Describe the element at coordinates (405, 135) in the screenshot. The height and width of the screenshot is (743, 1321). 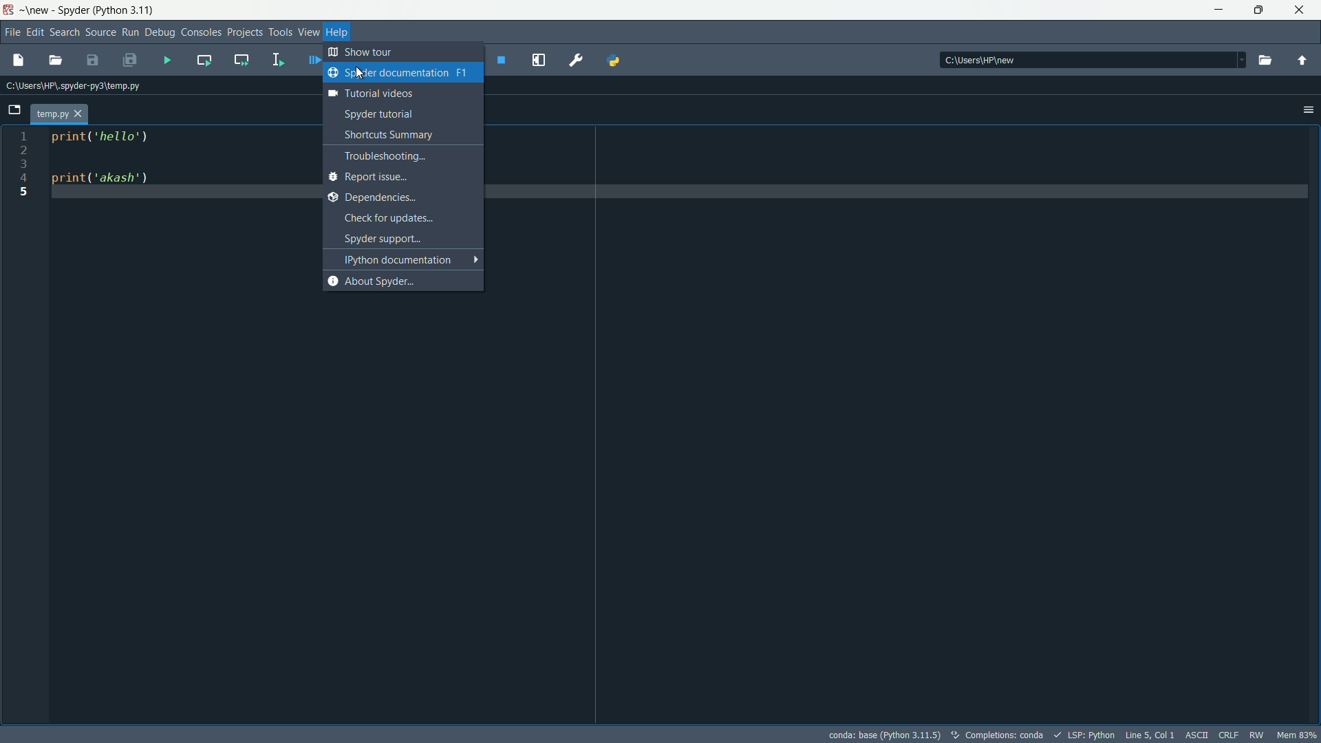
I see `shortcuts summary` at that location.